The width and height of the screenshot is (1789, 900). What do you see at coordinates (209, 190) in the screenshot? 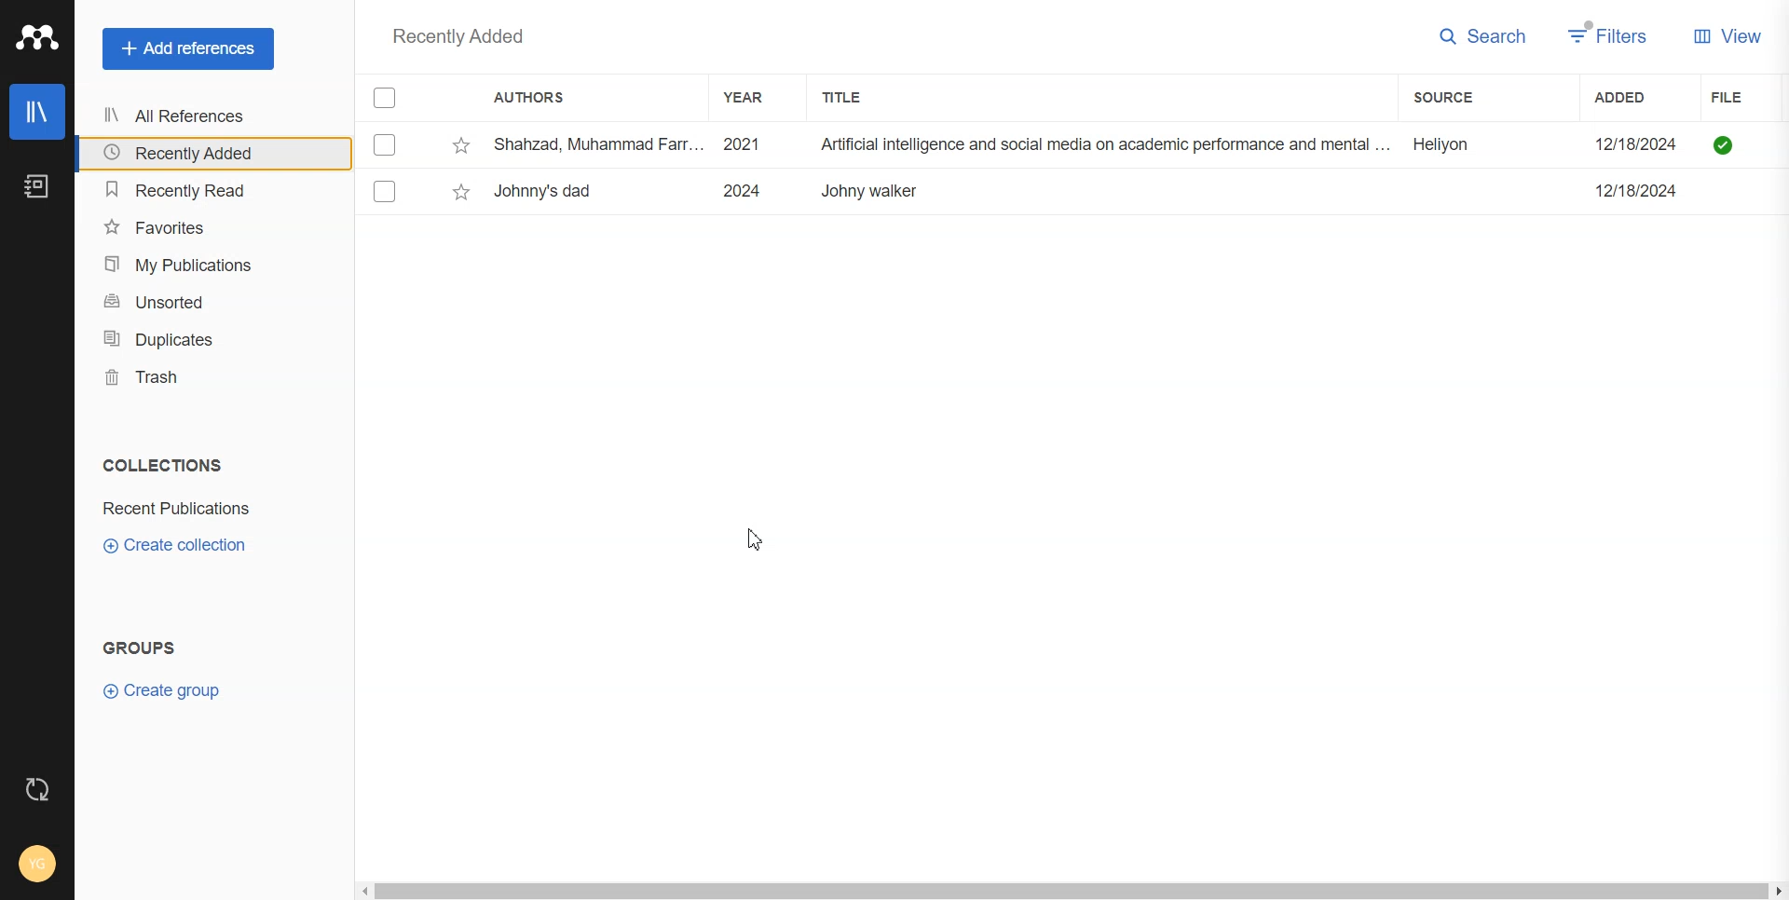
I see `Recently Read` at bounding box center [209, 190].